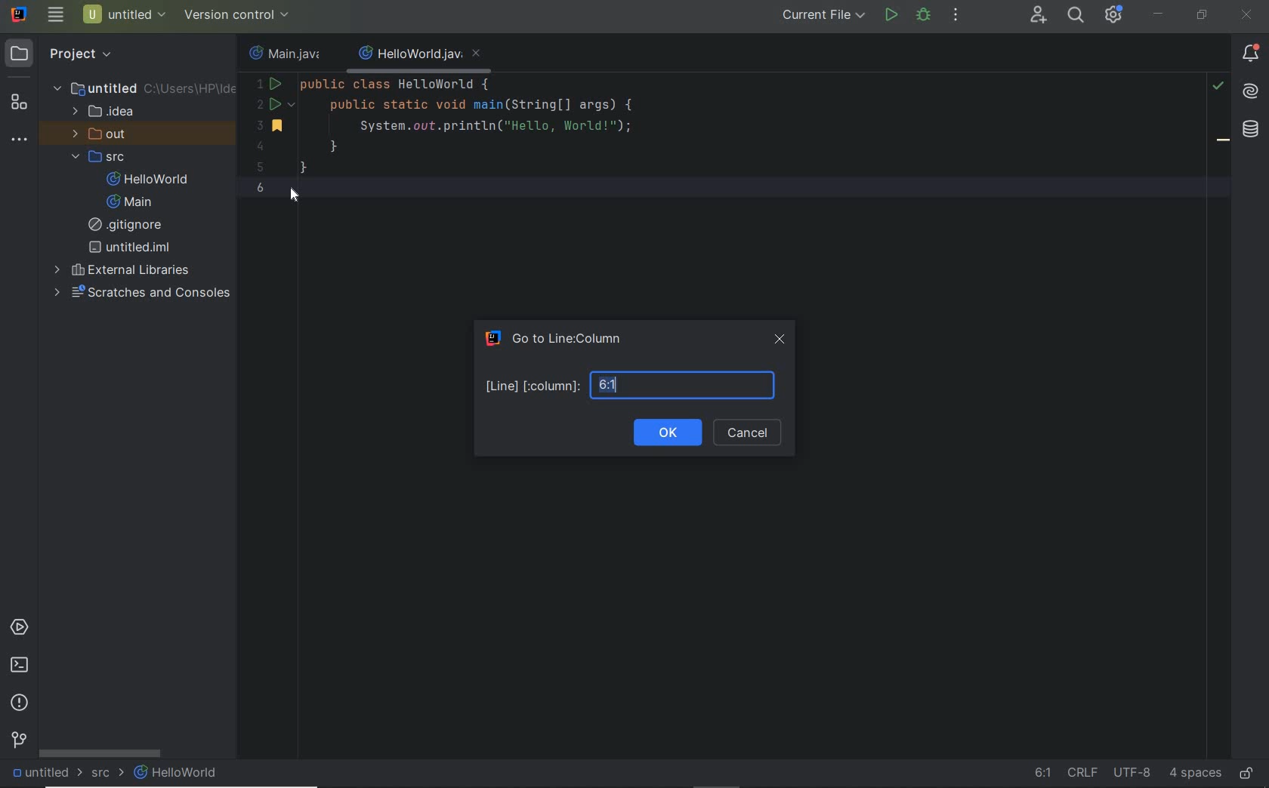 This screenshot has width=1269, height=788. What do you see at coordinates (1224, 143) in the screenshot?
I see `bookmark` at bounding box center [1224, 143].